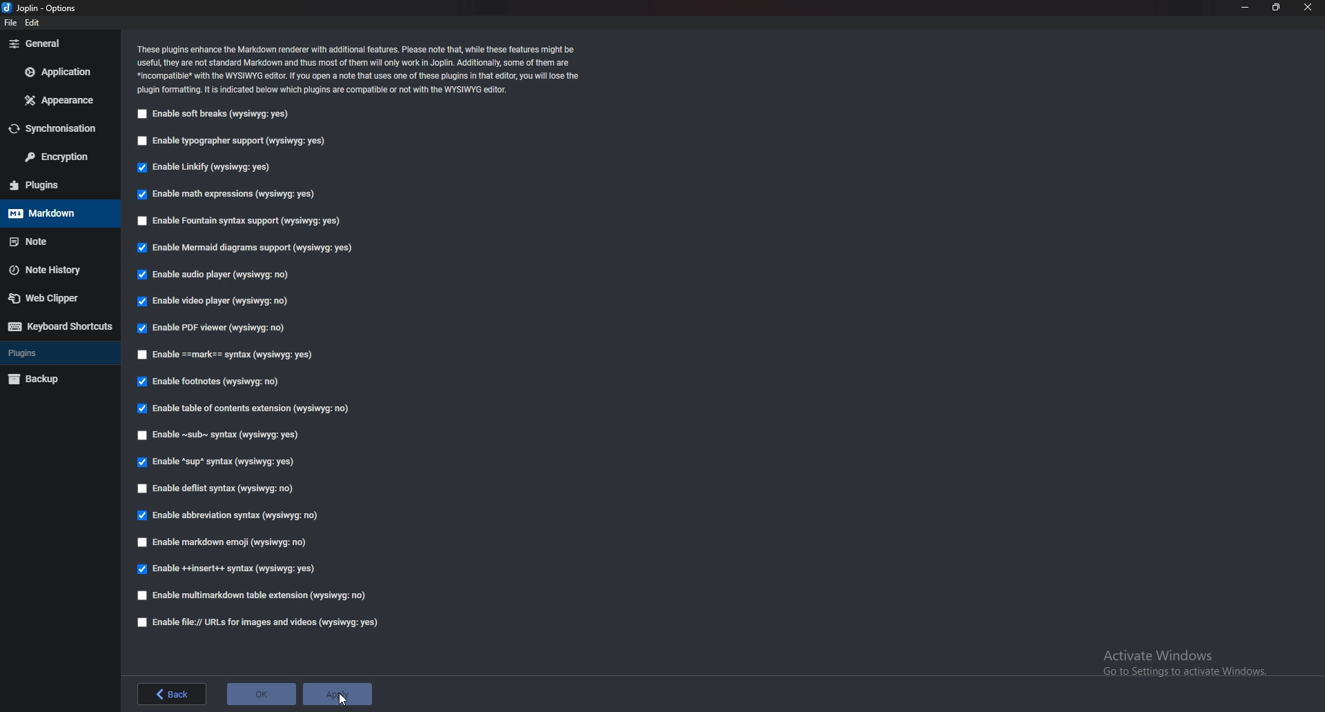 The width and height of the screenshot is (1325, 712). I want to click on ok, so click(262, 692).